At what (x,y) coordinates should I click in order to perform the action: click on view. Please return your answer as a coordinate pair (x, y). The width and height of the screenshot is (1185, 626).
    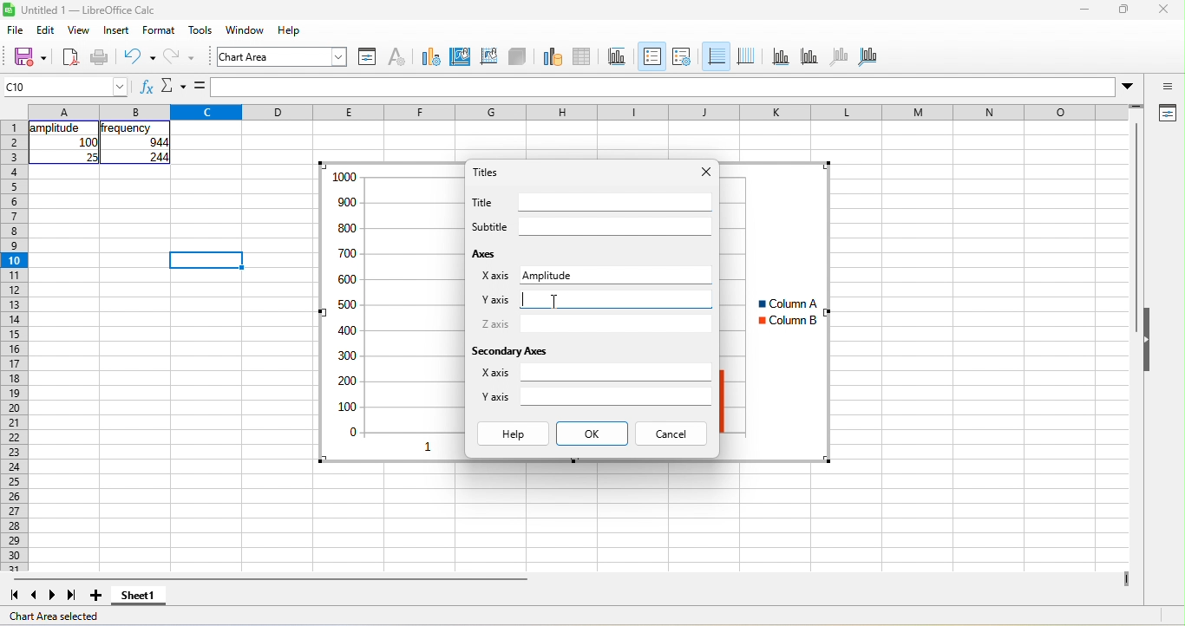
    Looking at the image, I should click on (80, 29).